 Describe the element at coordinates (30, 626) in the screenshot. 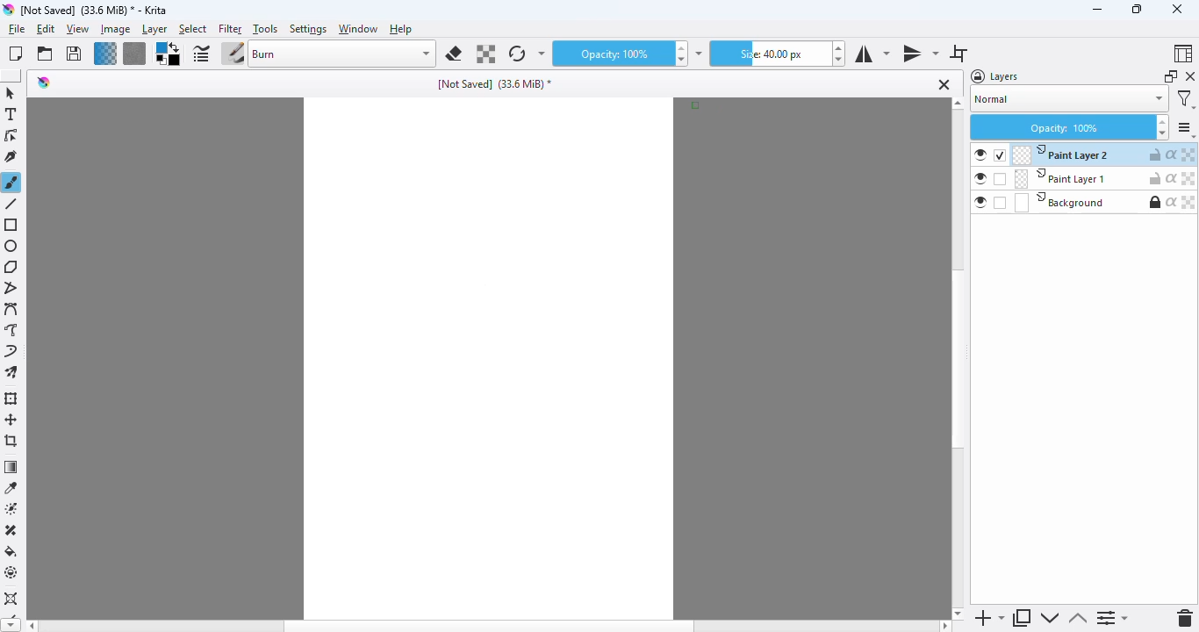

I see `scroll left` at that location.